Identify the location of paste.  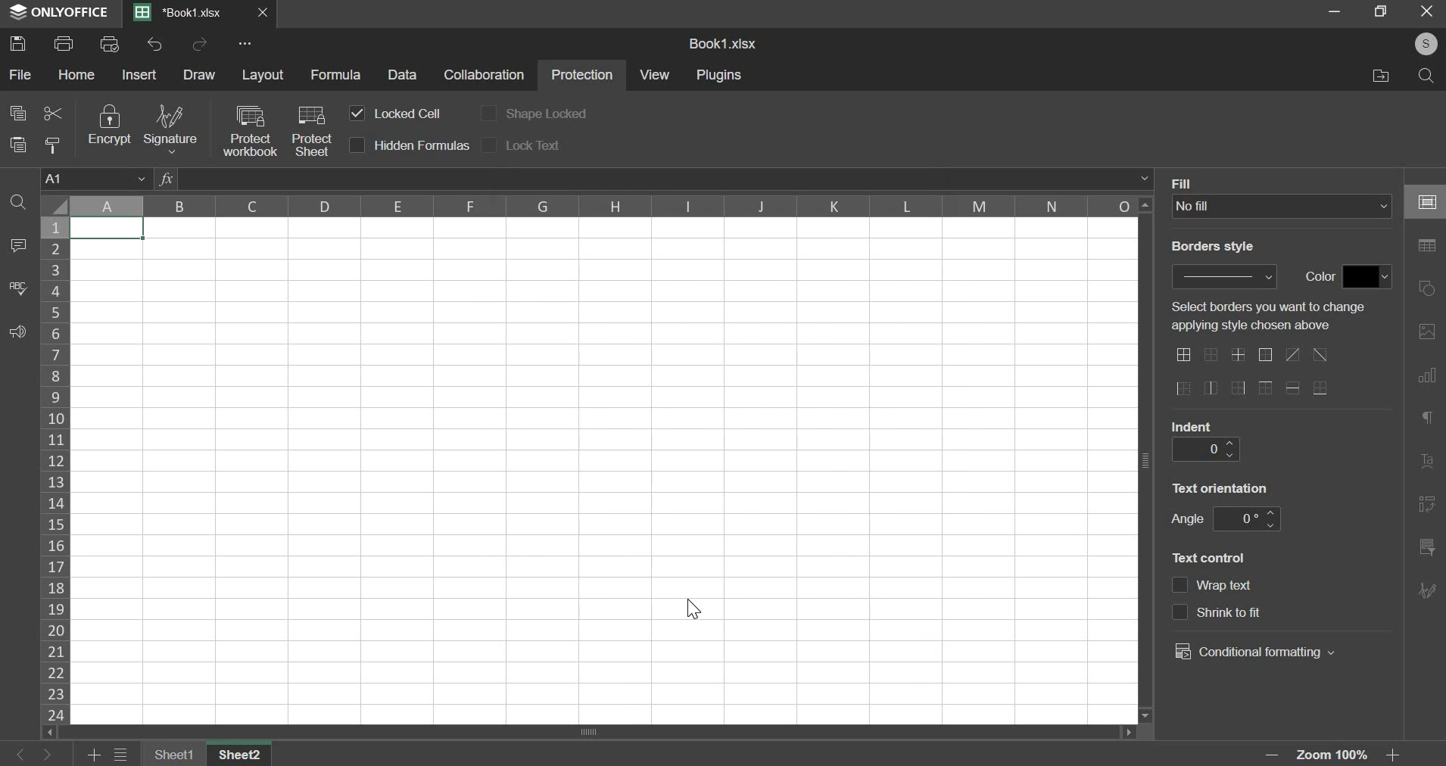
(17, 143).